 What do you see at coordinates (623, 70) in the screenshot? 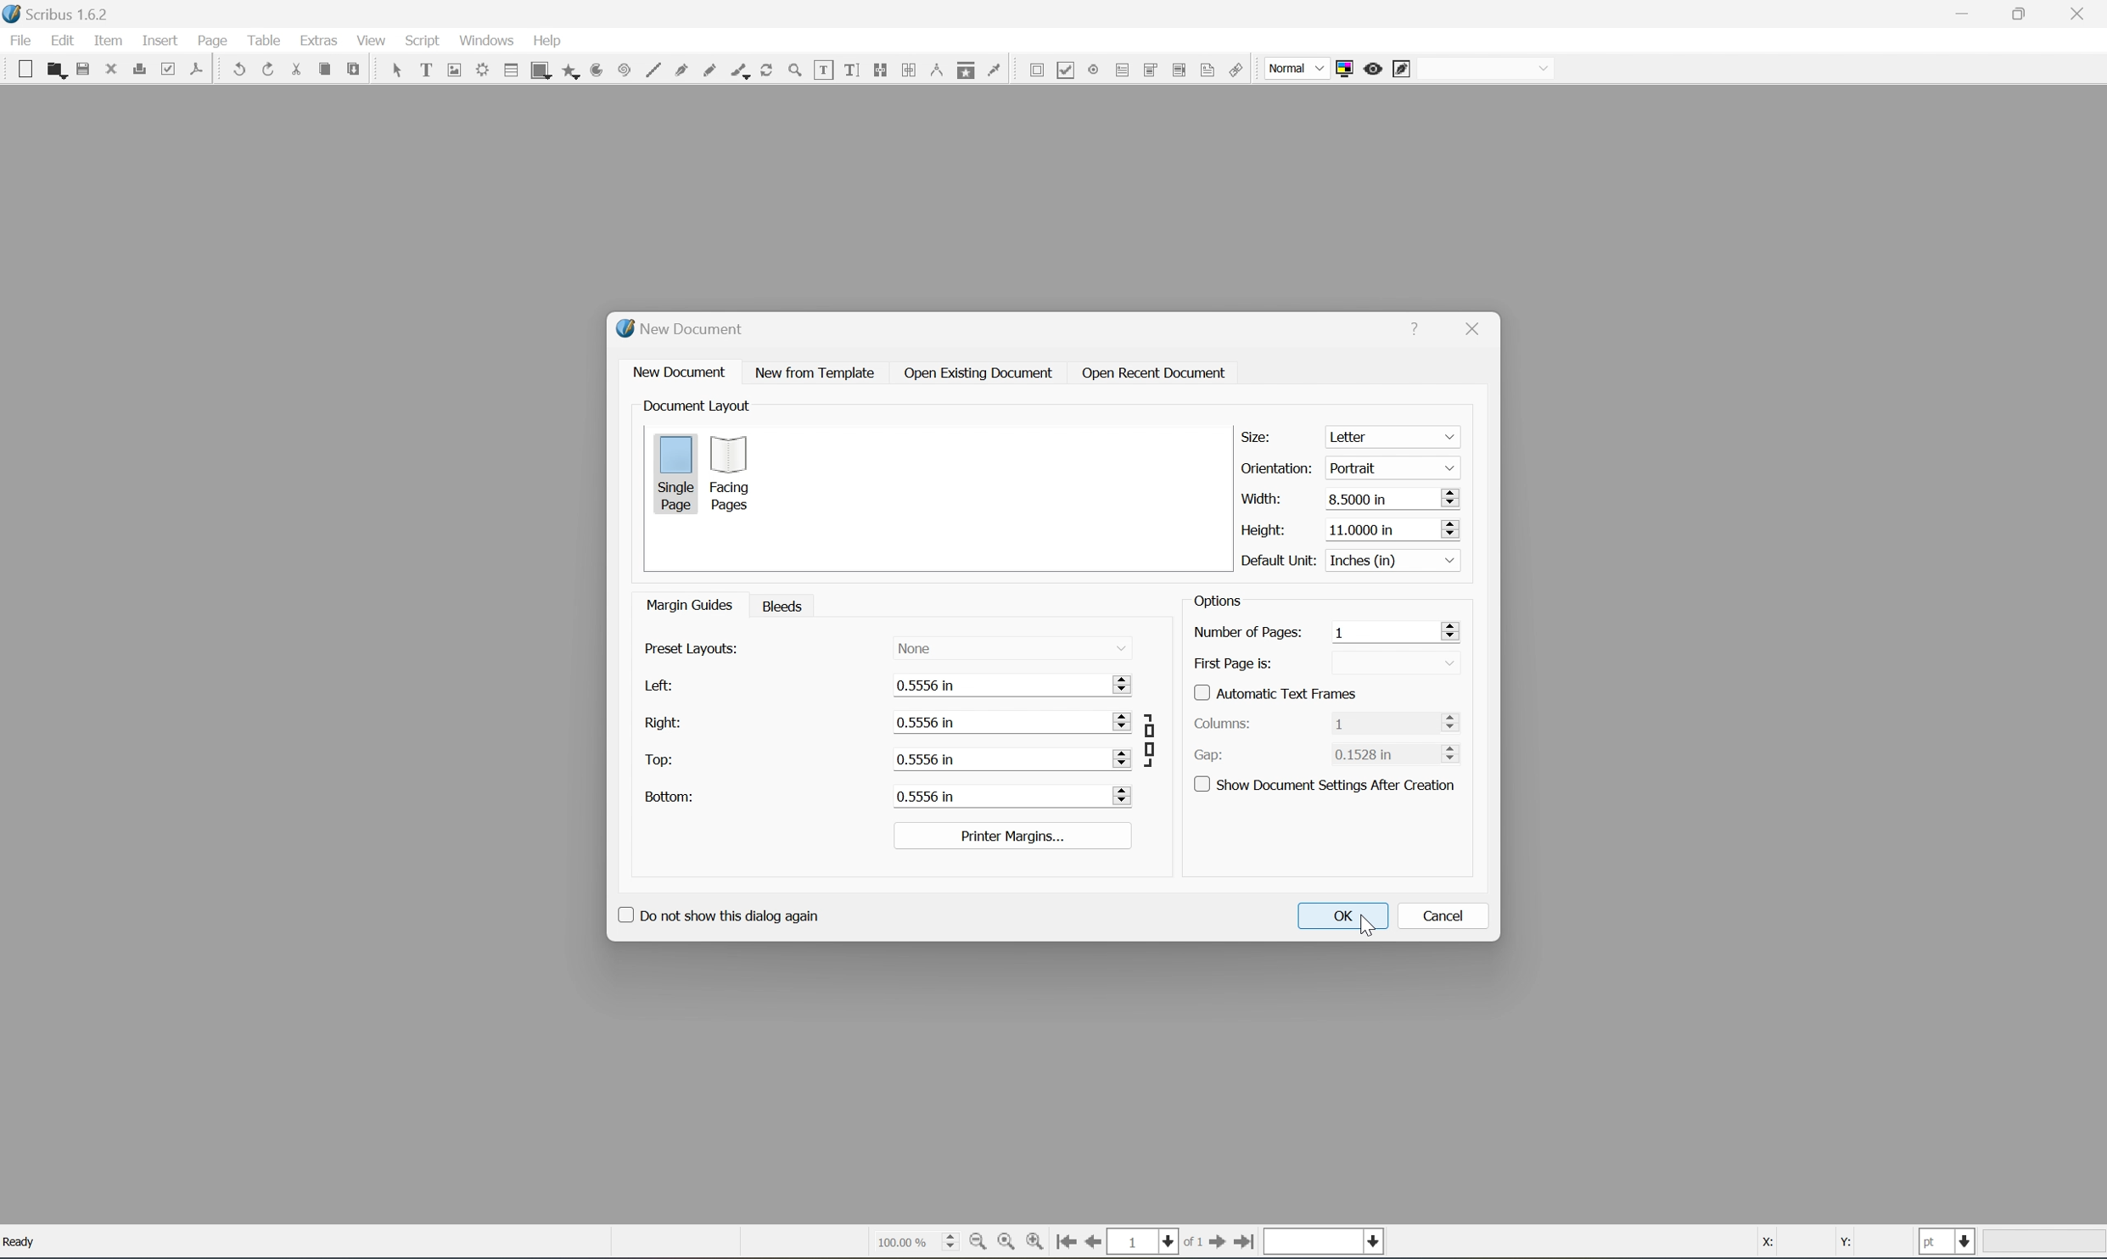
I see `spiral` at bounding box center [623, 70].